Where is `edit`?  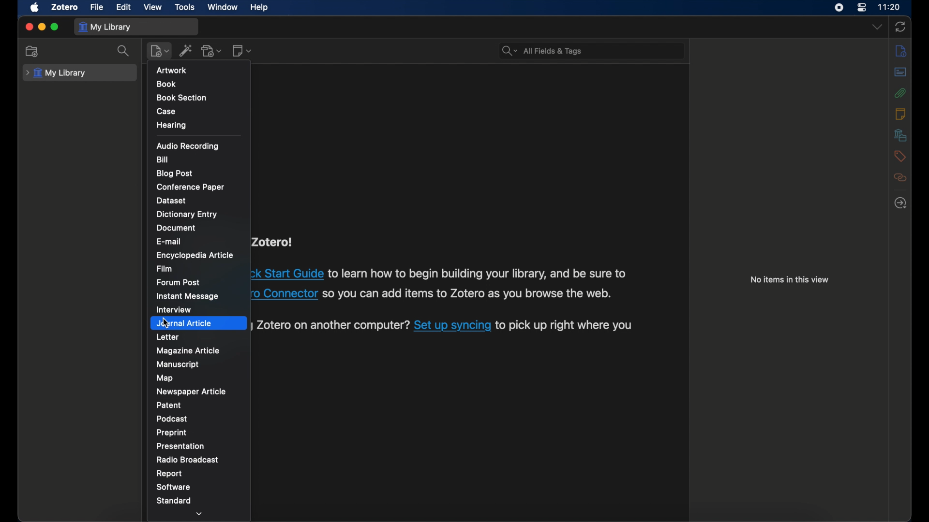 edit is located at coordinates (125, 8).